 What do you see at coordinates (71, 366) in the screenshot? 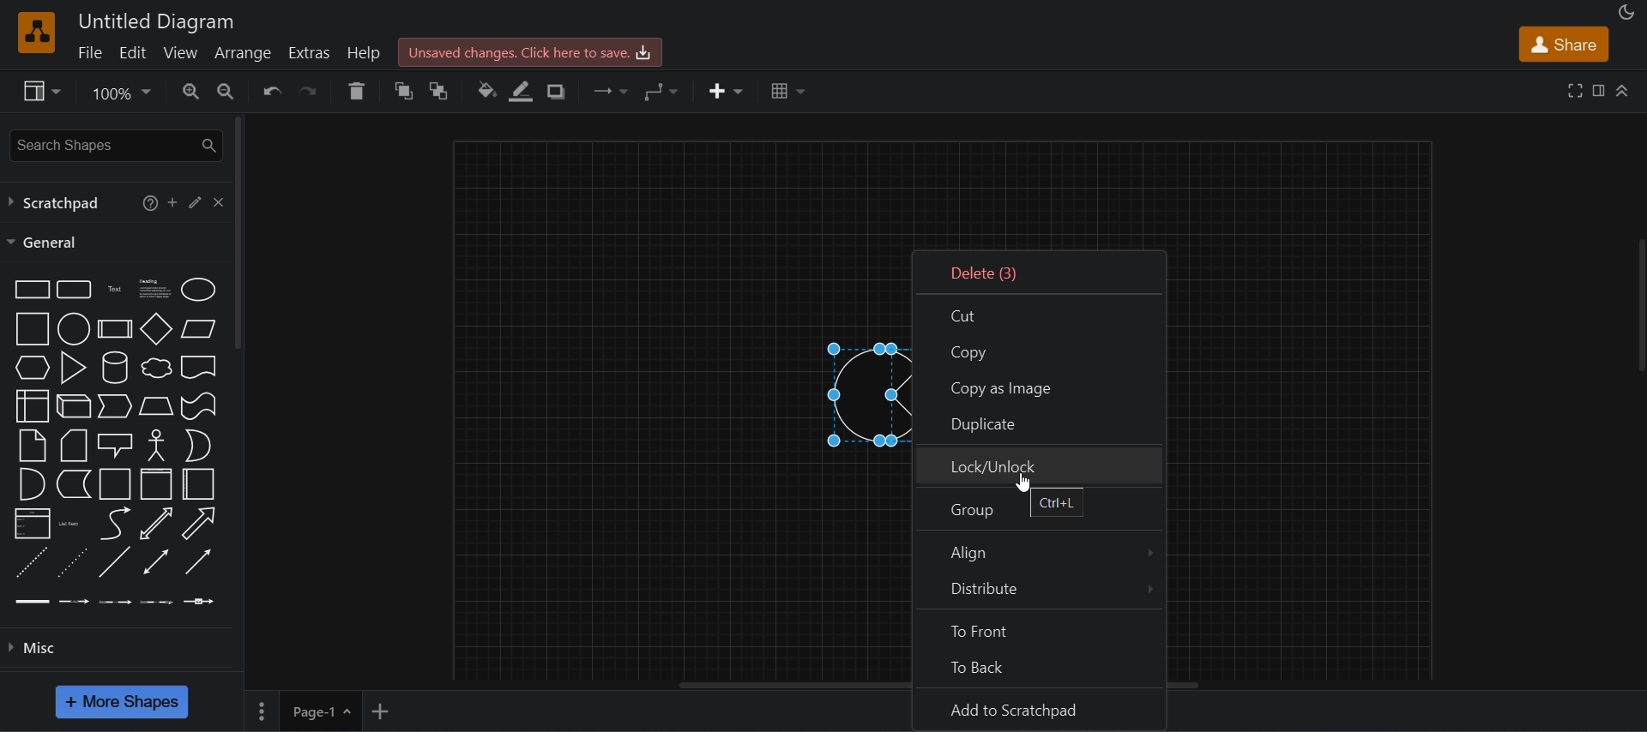
I see `triangle` at bounding box center [71, 366].